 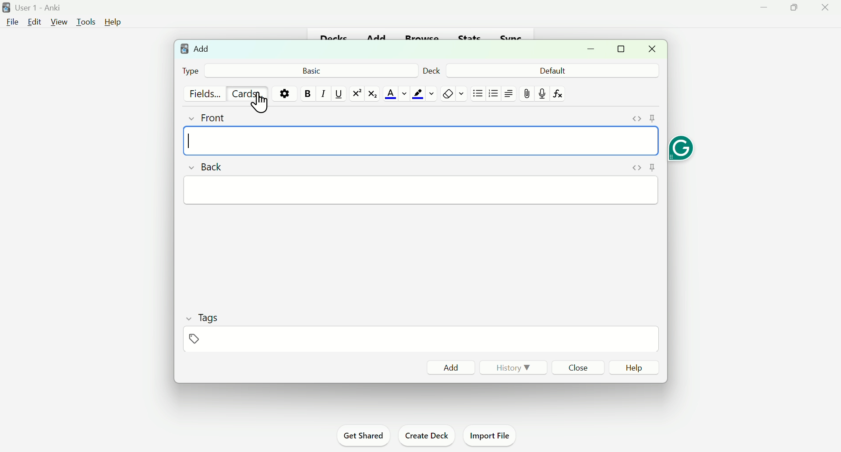 I want to click on DECK, so click(x=431, y=70).